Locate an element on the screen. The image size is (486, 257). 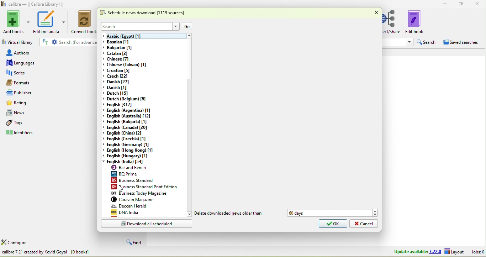
search is located at coordinates (134, 26).